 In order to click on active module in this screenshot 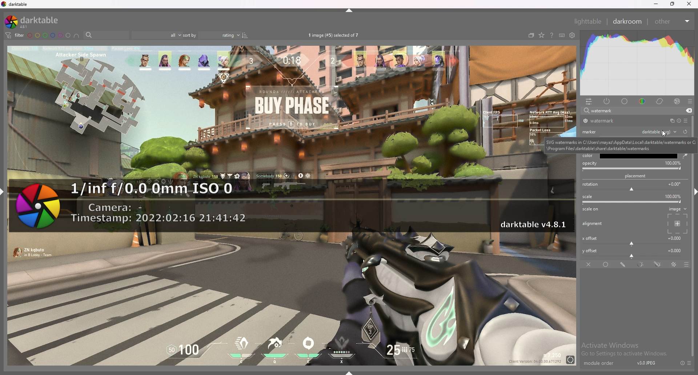, I will do `click(607, 101)`.